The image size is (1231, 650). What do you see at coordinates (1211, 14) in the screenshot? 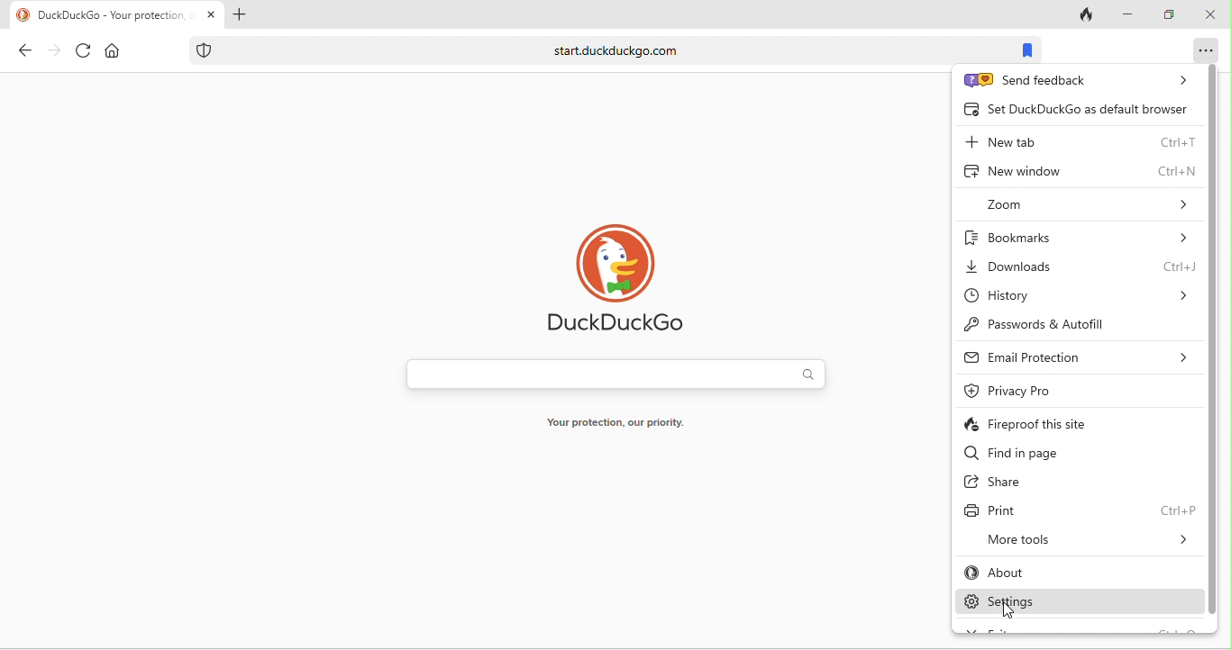
I see `close` at bounding box center [1211, 14].